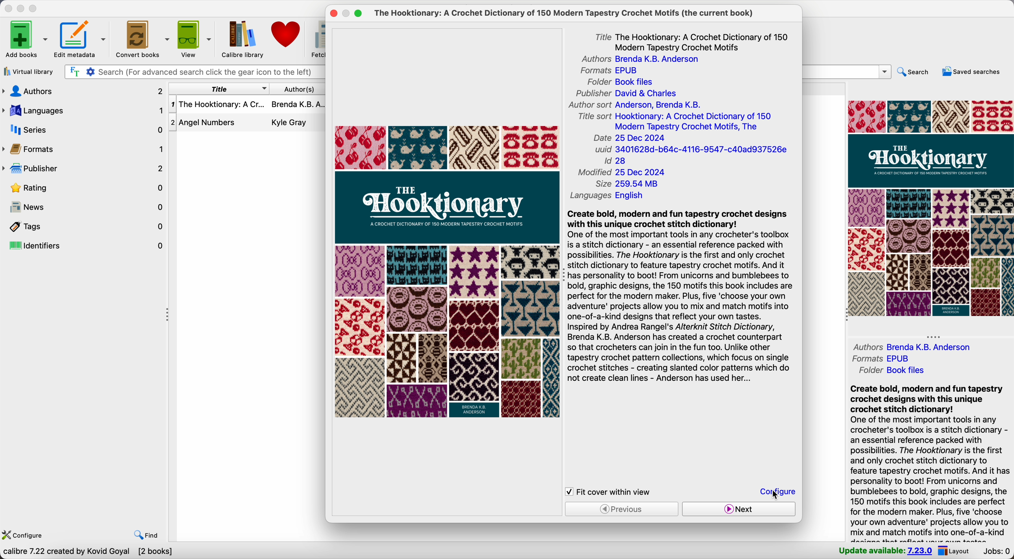 This screenshot has height=559, width=1014. What do you see at coordinates (623, 82) in the screenshot?
I see `folder` at bounding box center [623, 82].